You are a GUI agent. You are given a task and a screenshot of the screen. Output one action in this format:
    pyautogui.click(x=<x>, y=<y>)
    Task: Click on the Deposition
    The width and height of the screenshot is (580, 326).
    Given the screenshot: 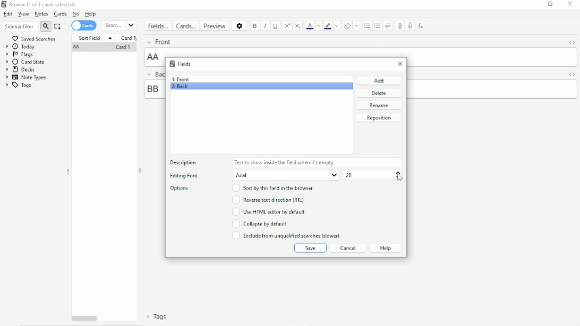 What is the action you would take?
    pyautogui.click(x=186, y=163)
    